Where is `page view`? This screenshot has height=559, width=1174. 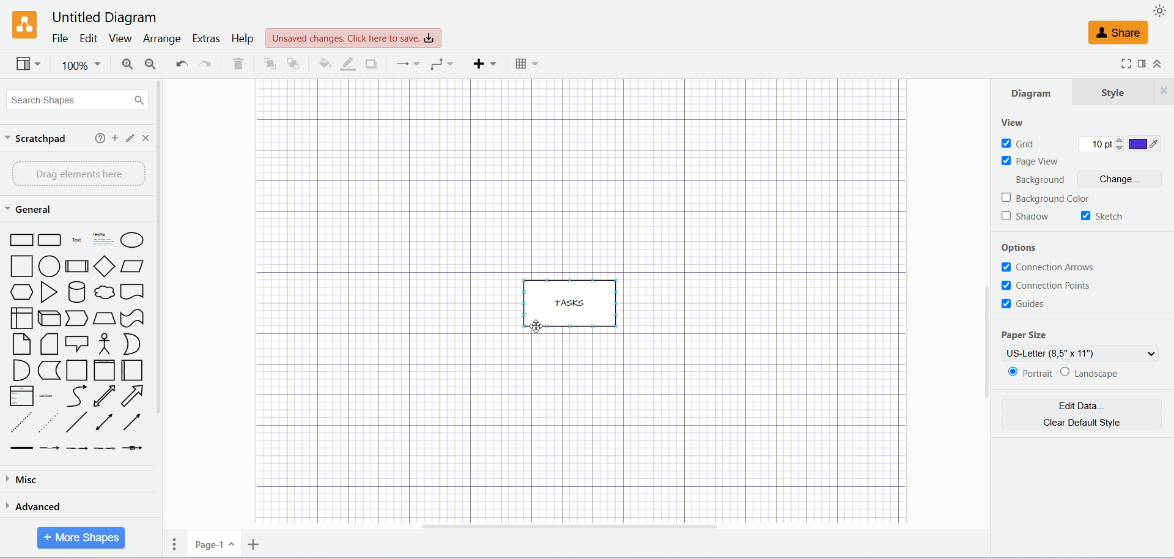 page view is located at coordinates (1030, 160).